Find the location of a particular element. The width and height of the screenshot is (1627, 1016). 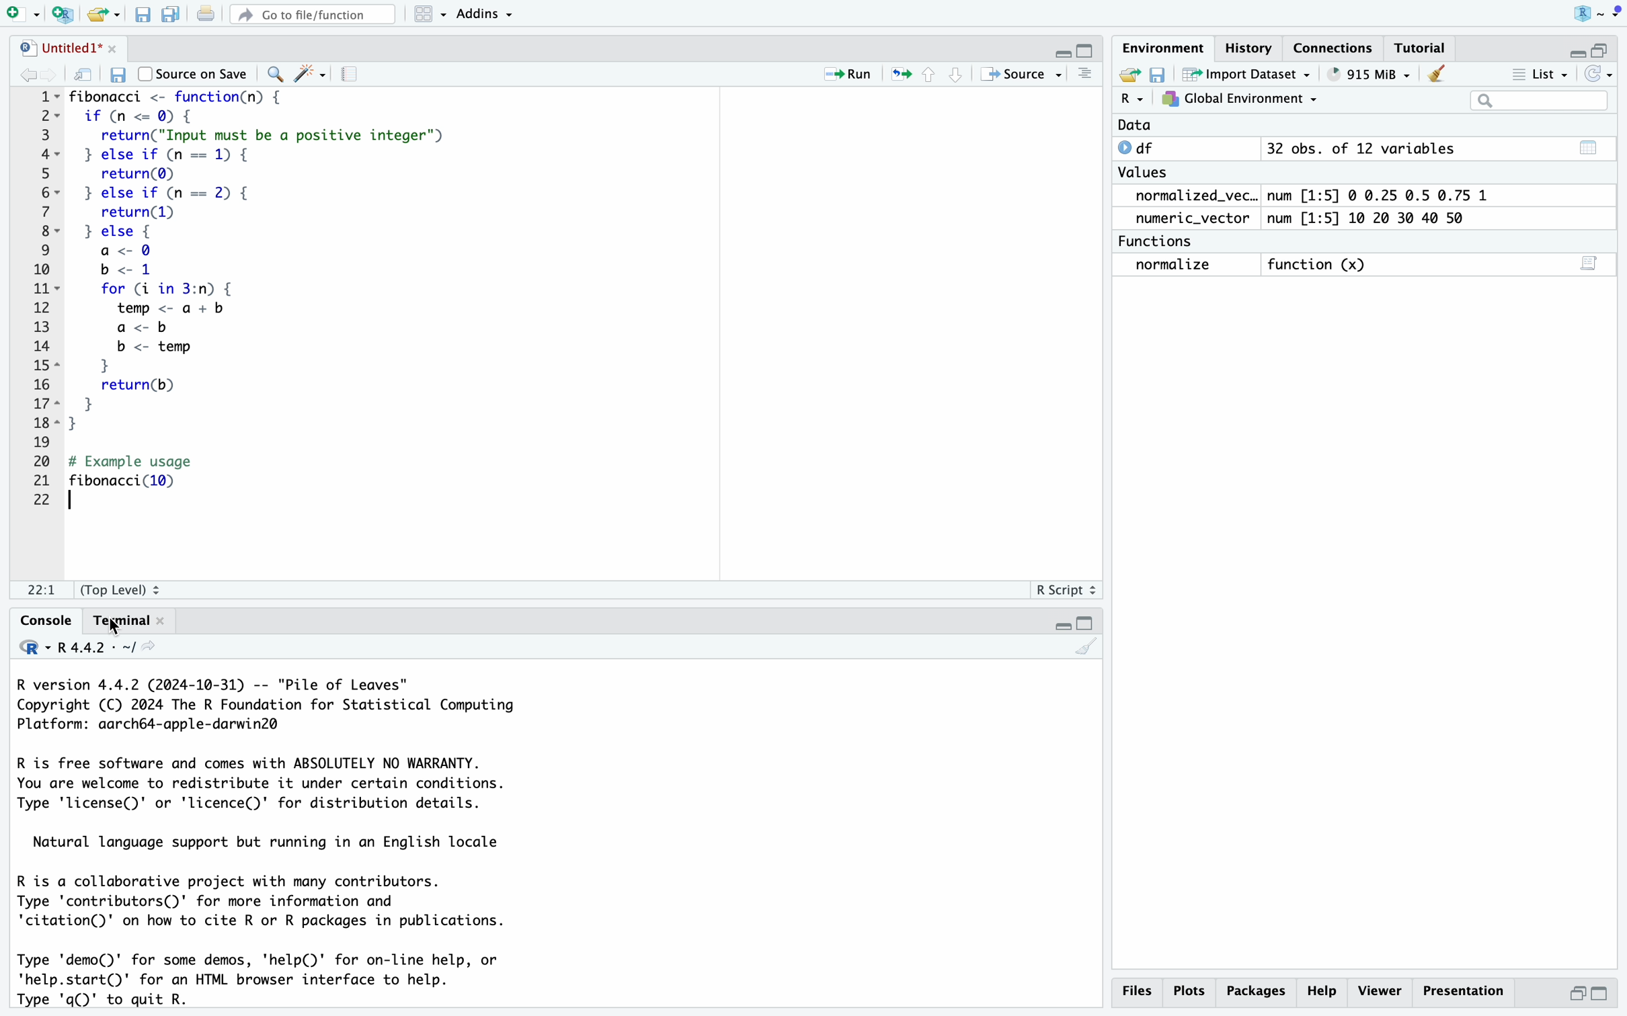

1:1 is located at coordinates (42, 591).